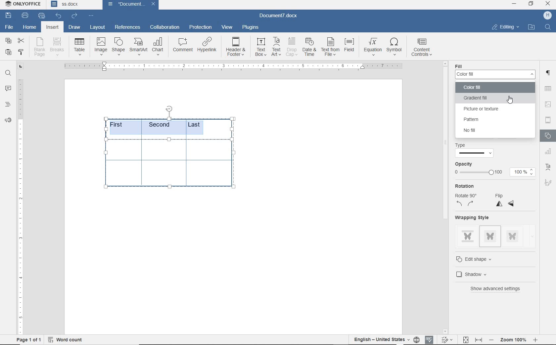 The image size is (556, 345). I want to click on wrapping style, so click(475, 217).